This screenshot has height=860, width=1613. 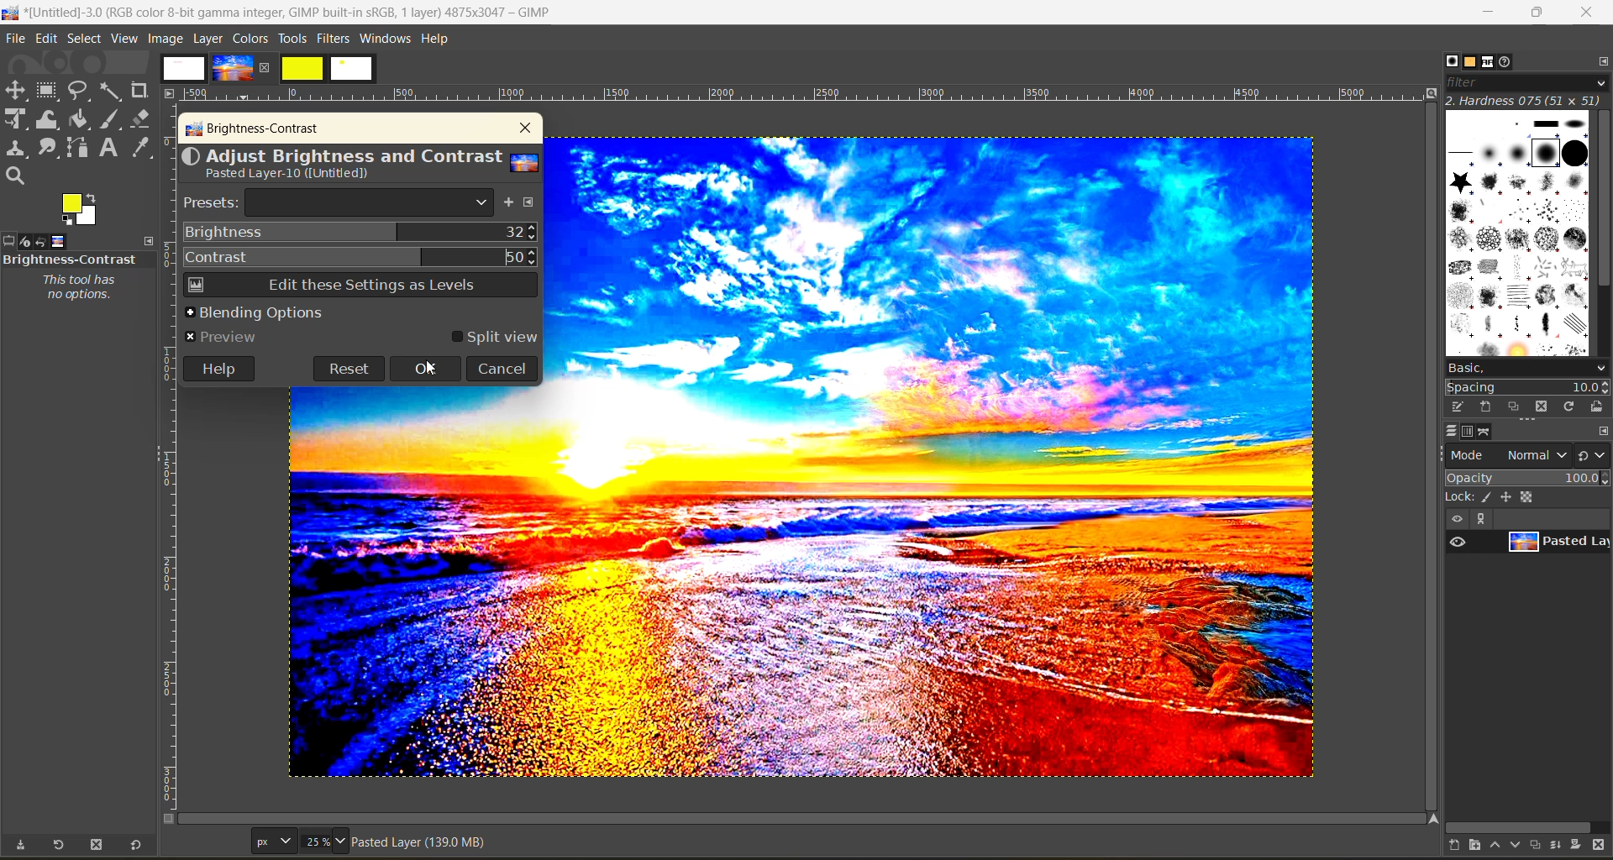 I want to click on layer, so click(x=1558, y=543).